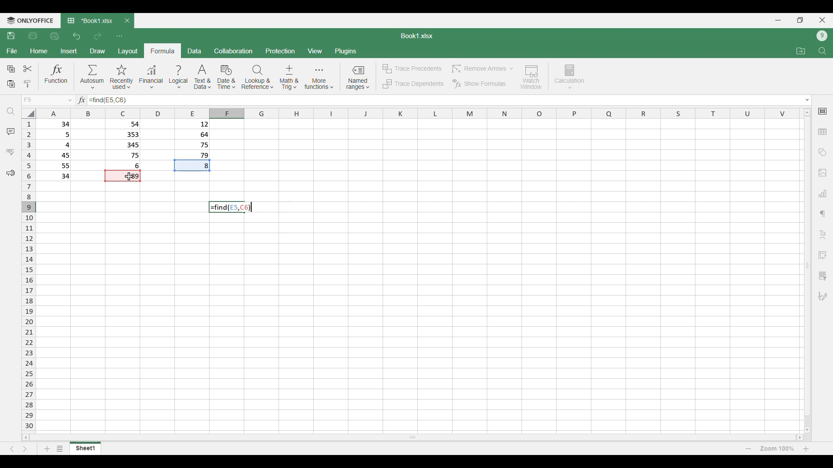 This screenshot has height=468, width=833. I want to click on Software logo and name, so click(30, 21).